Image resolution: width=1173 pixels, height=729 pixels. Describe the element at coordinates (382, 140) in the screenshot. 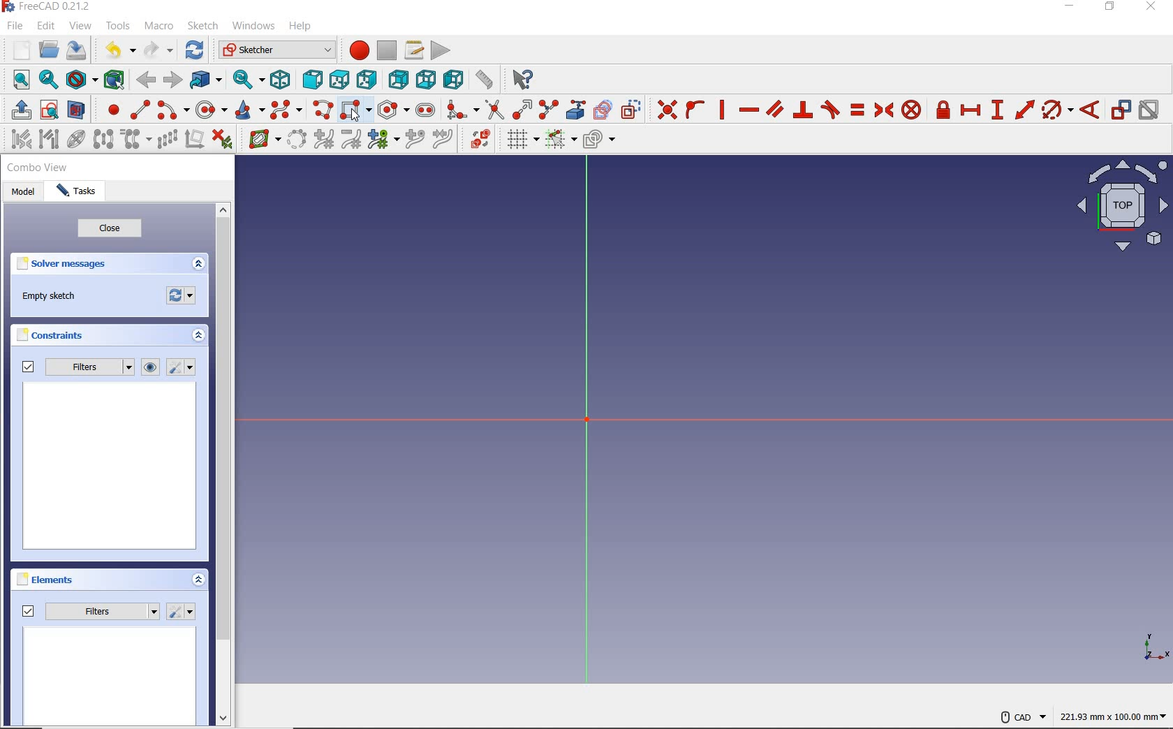

I see `modify knot multiplicity` at that location.